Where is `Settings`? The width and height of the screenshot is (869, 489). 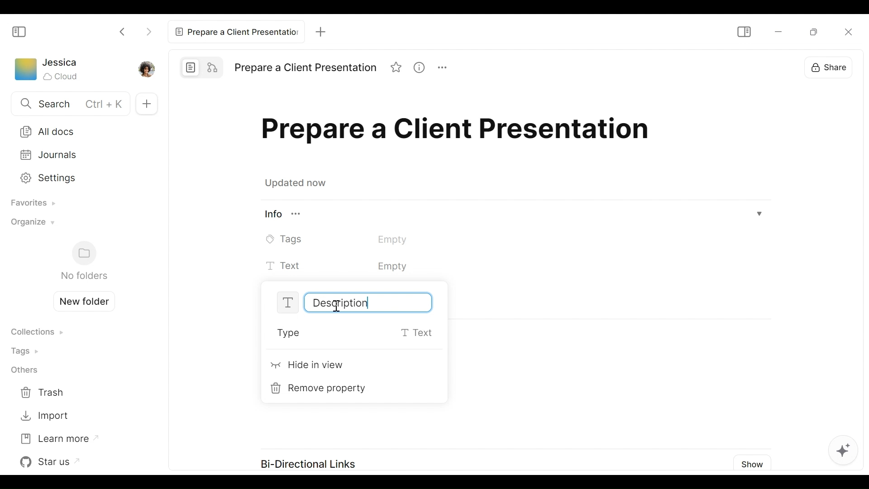 Settings is located at coordinates (76, 177).